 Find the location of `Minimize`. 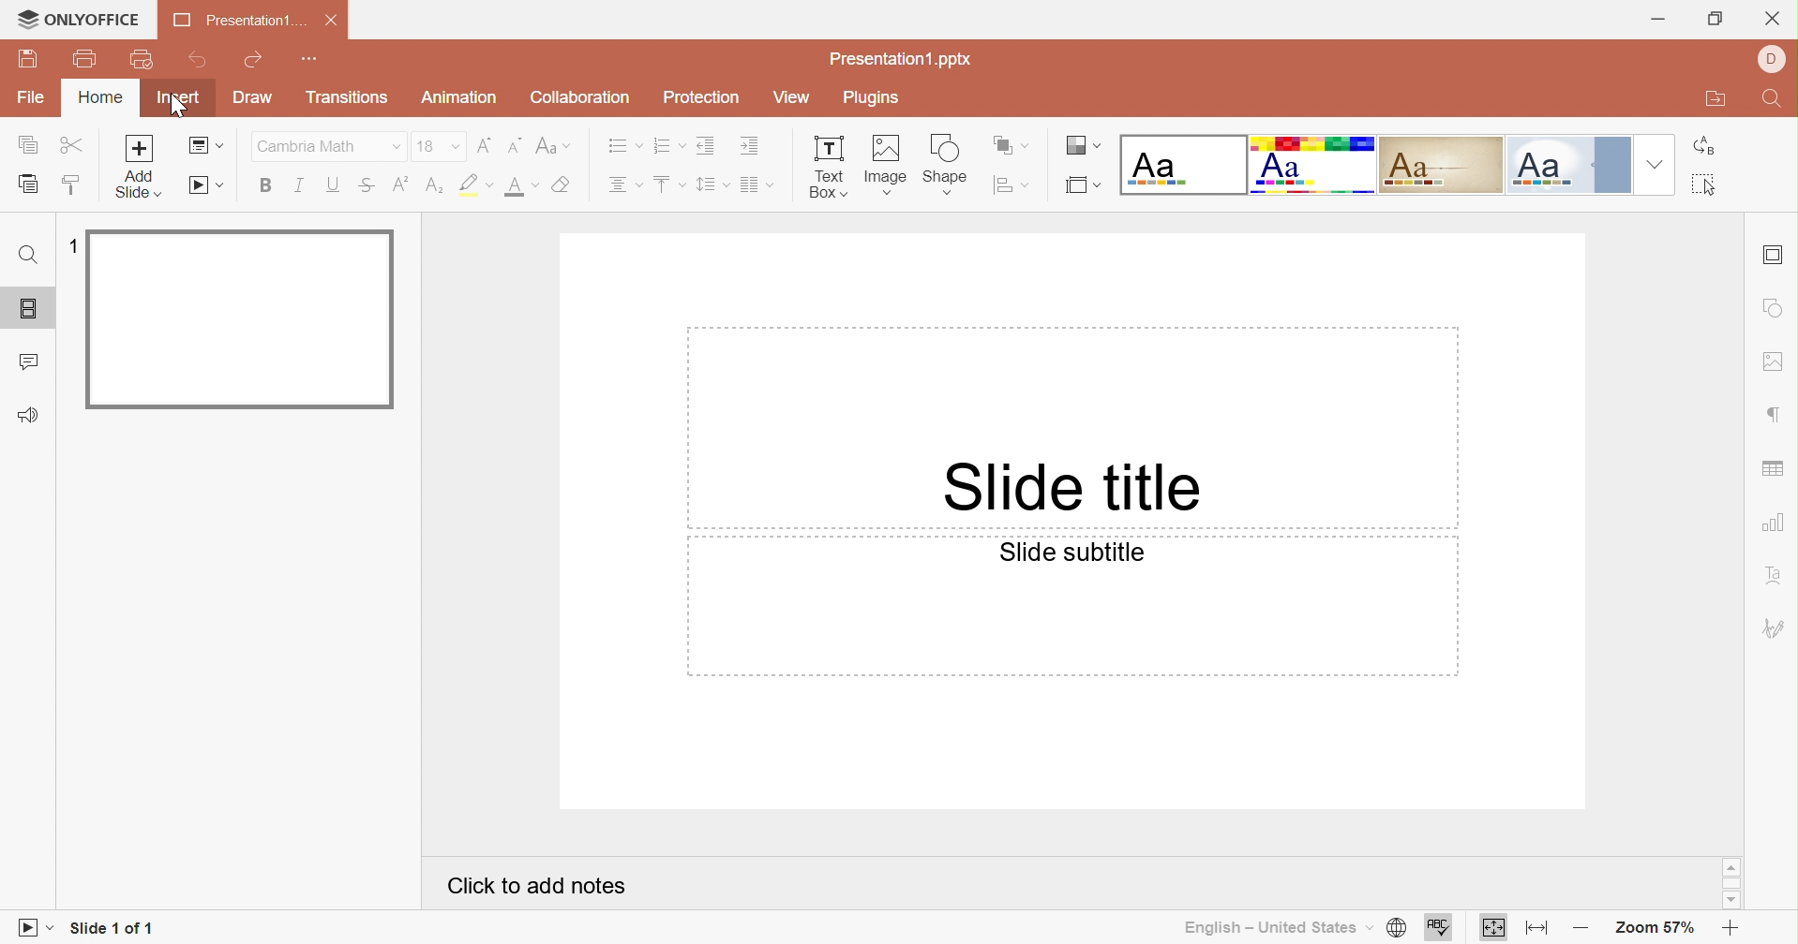

Minimize is located at coordinates (1659, 17).